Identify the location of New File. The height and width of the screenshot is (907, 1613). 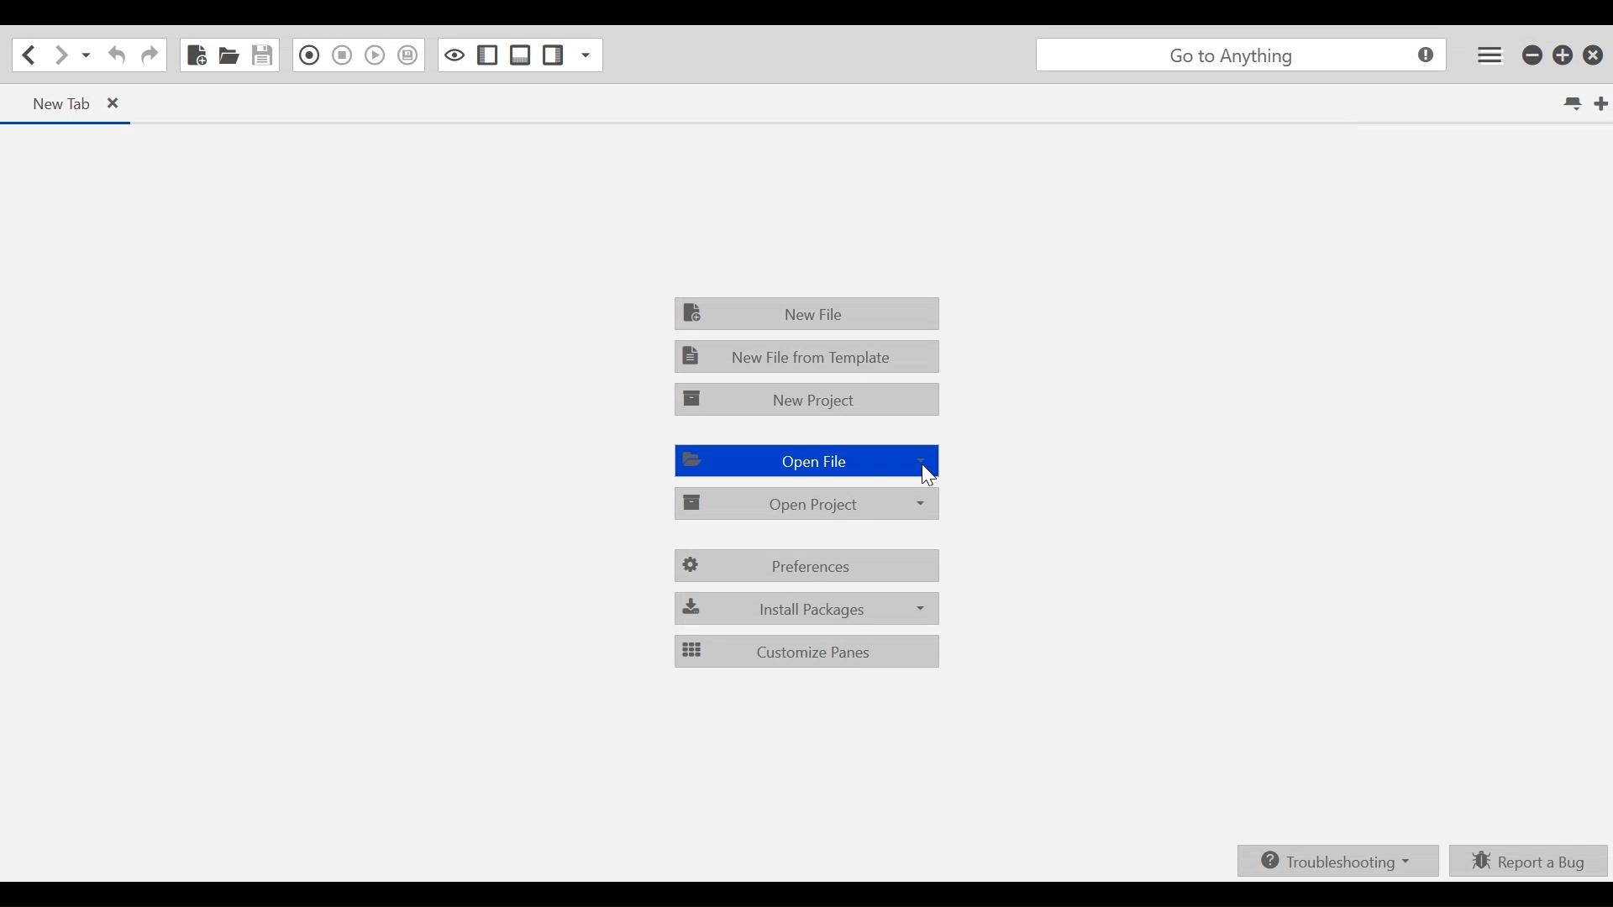
(197, 55).